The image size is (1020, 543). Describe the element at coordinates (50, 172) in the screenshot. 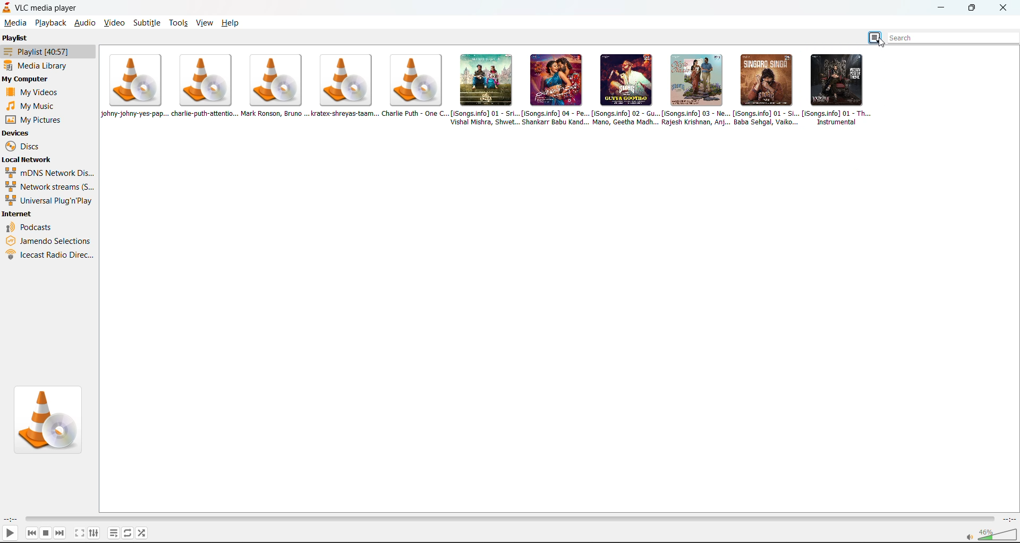

I see `mdns network` at that location.